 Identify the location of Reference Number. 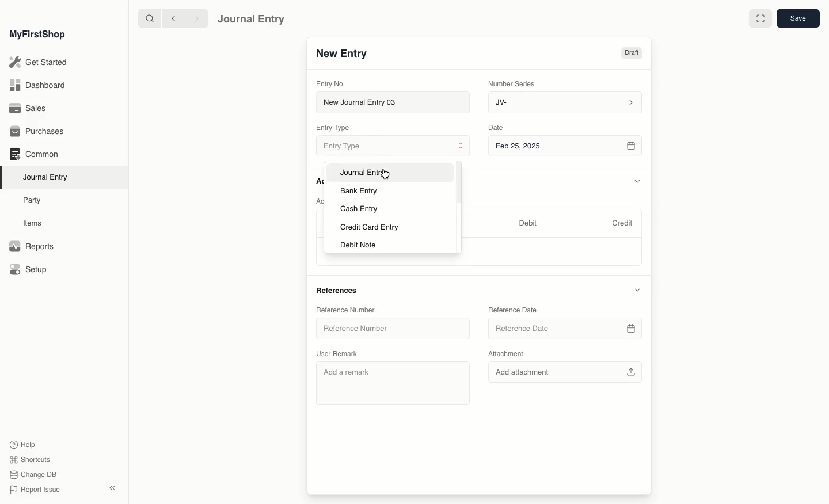
(392, 330).